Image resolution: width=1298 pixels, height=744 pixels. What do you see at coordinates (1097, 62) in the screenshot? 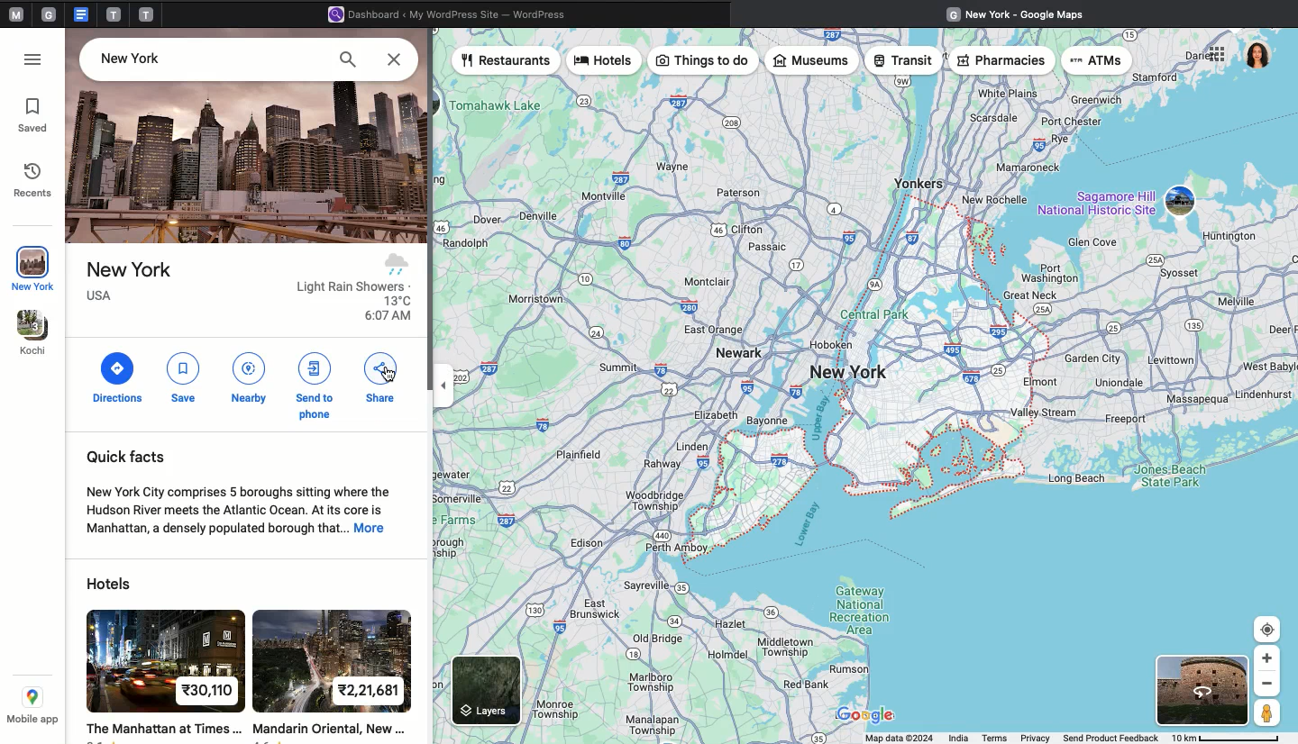
I see `ATMs` at bounding box center [1097, 62].